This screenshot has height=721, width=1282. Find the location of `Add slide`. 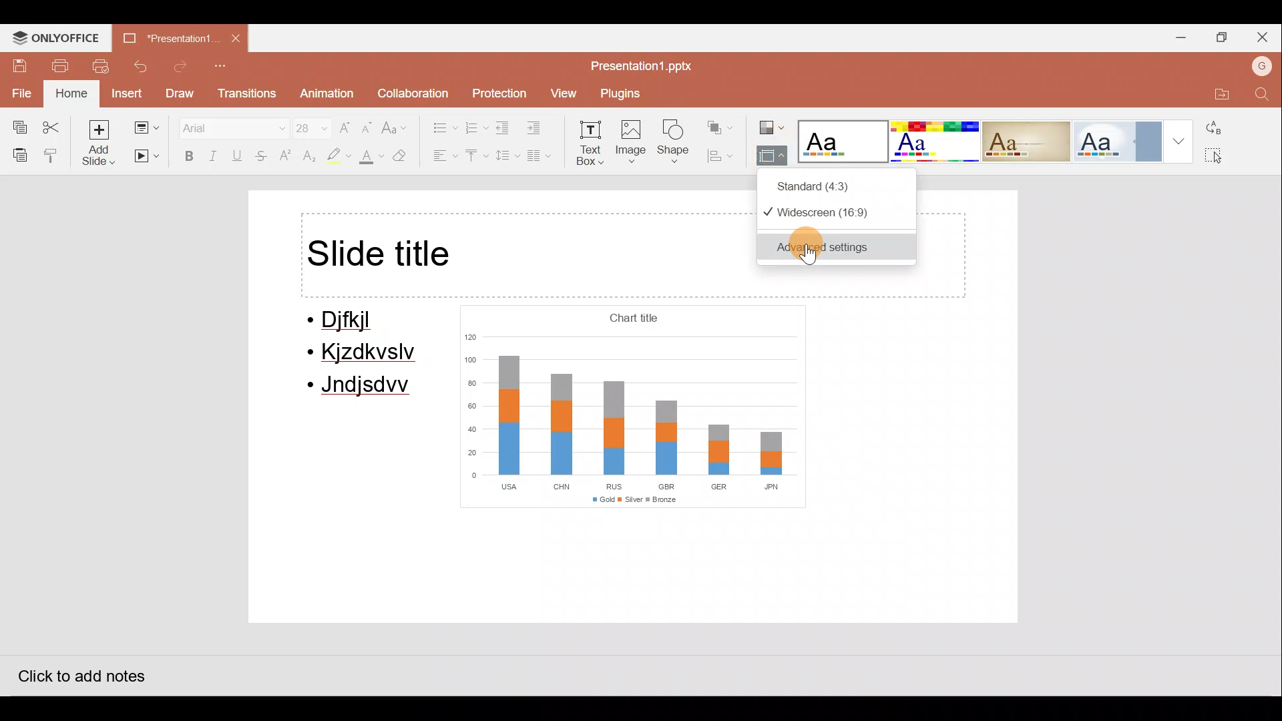

Add slide is located at coordinates (99, 142).